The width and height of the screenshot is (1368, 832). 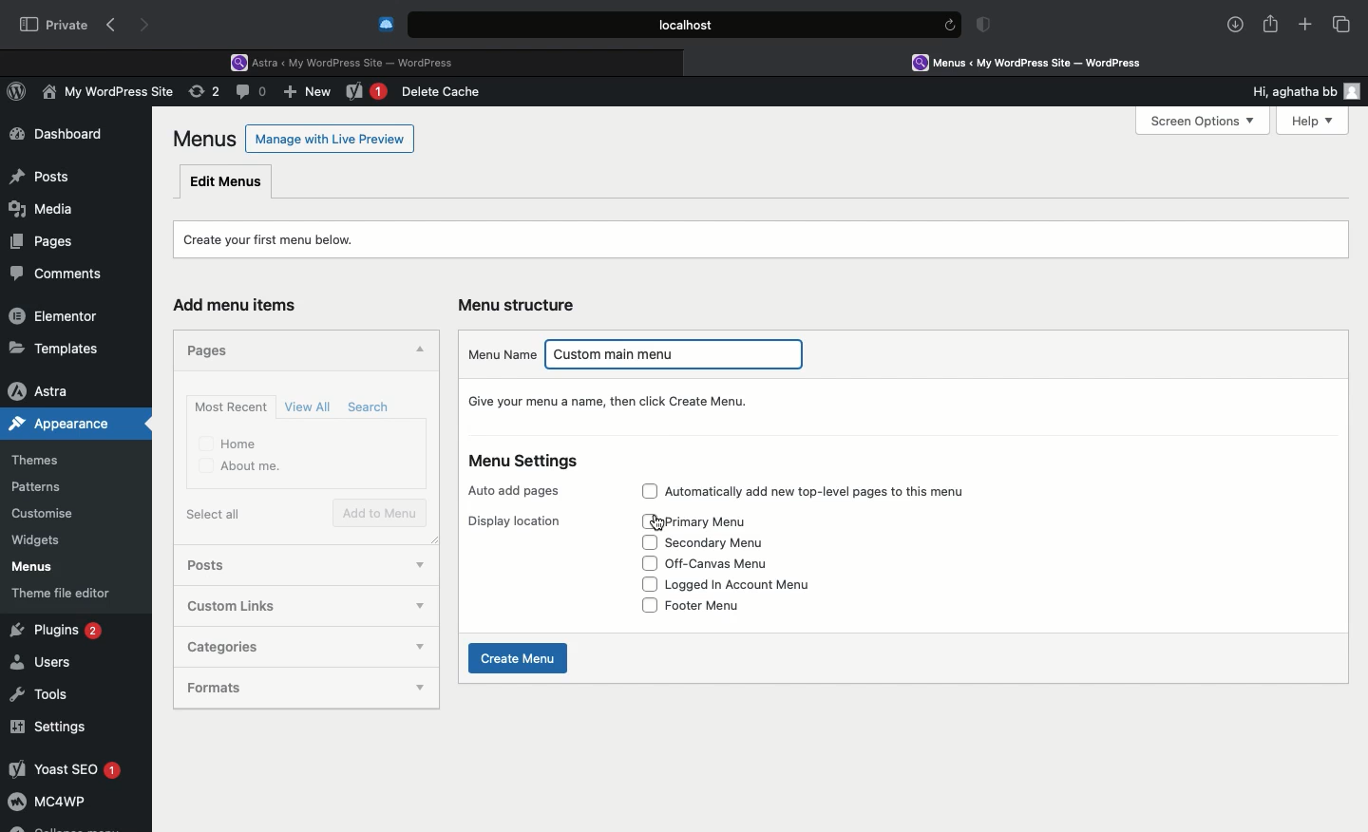 What do you see at coordinates (44, 206) in the screenshot?
I see `Media` at bounding box center [44, 206].